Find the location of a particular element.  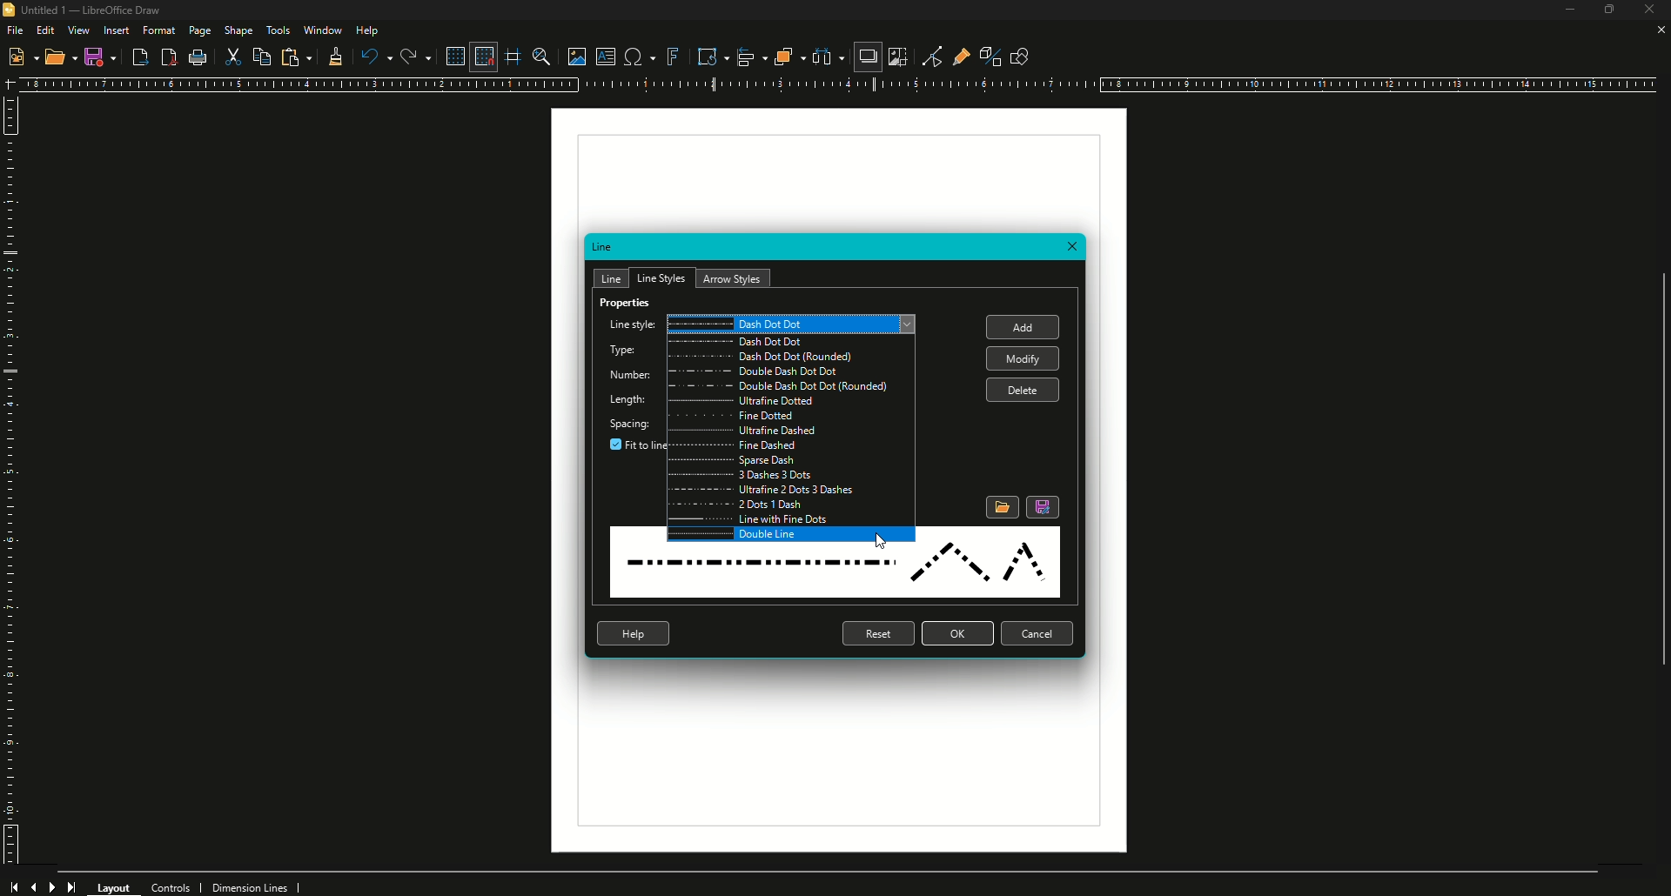

Format is located at coordinates (159, 30).